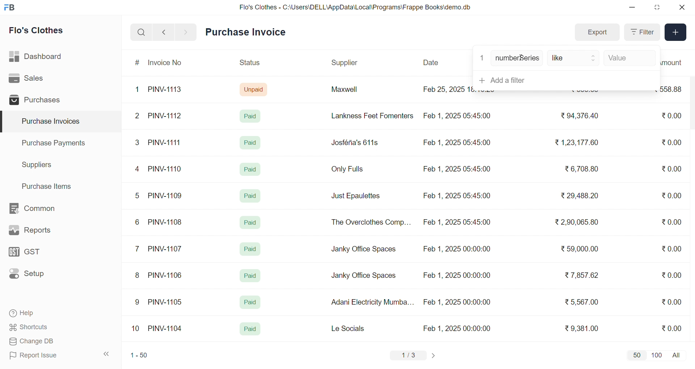  Describe the element at coordinates (456, 143) in the screenshot. I see `Feb 1, 2025 05:45:00` at that location.